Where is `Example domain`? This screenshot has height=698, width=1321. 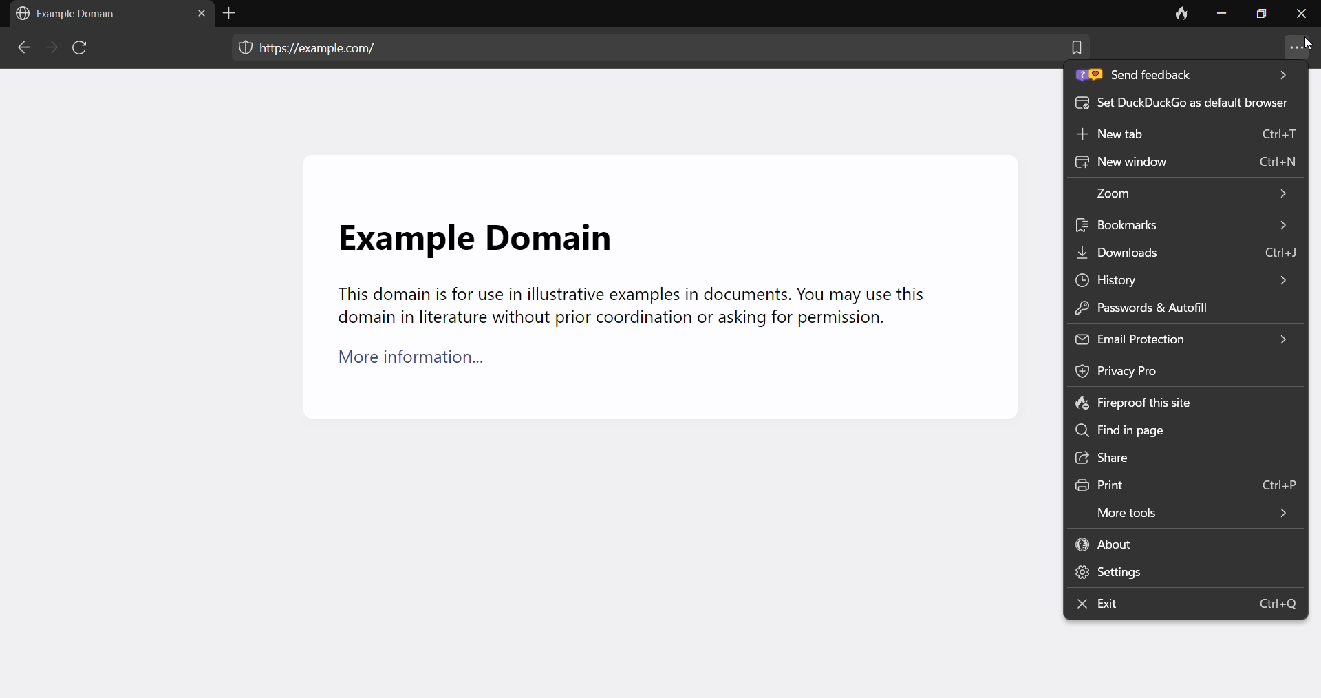 Example domain is located at coordinates (71, 14).